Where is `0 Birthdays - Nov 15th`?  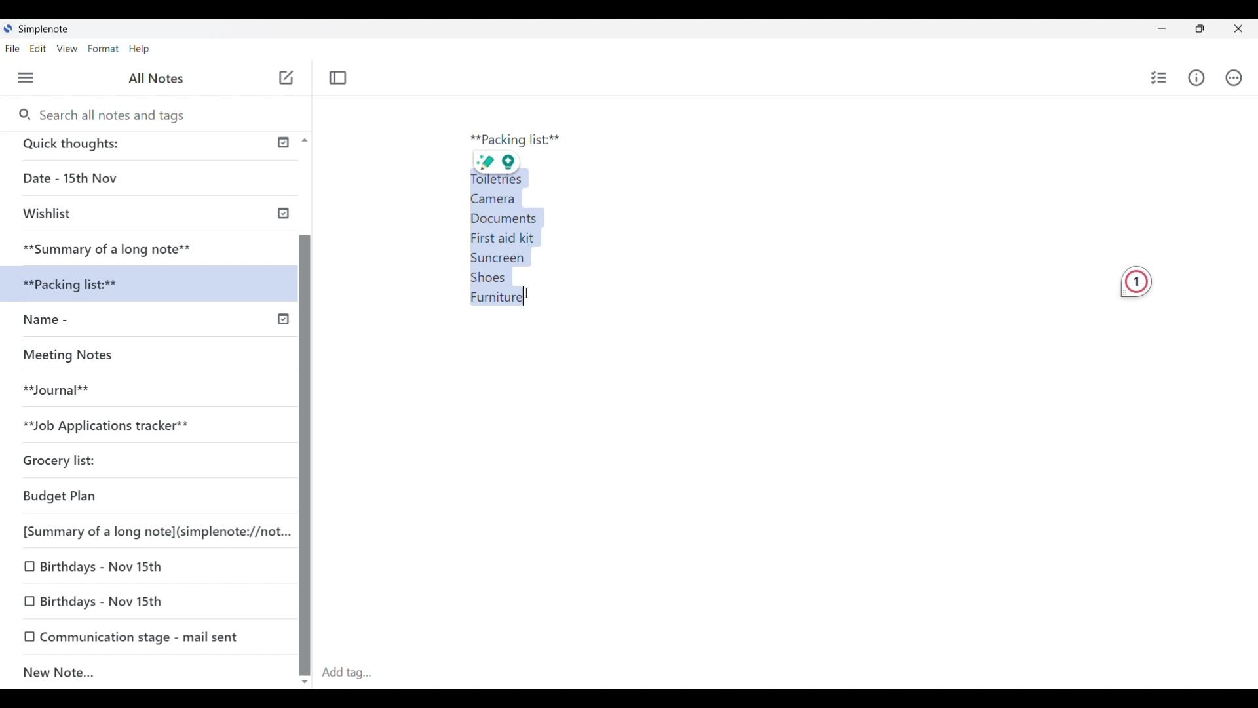
0 Birthdays - Nov 15th is located at coordinates (106, 600).